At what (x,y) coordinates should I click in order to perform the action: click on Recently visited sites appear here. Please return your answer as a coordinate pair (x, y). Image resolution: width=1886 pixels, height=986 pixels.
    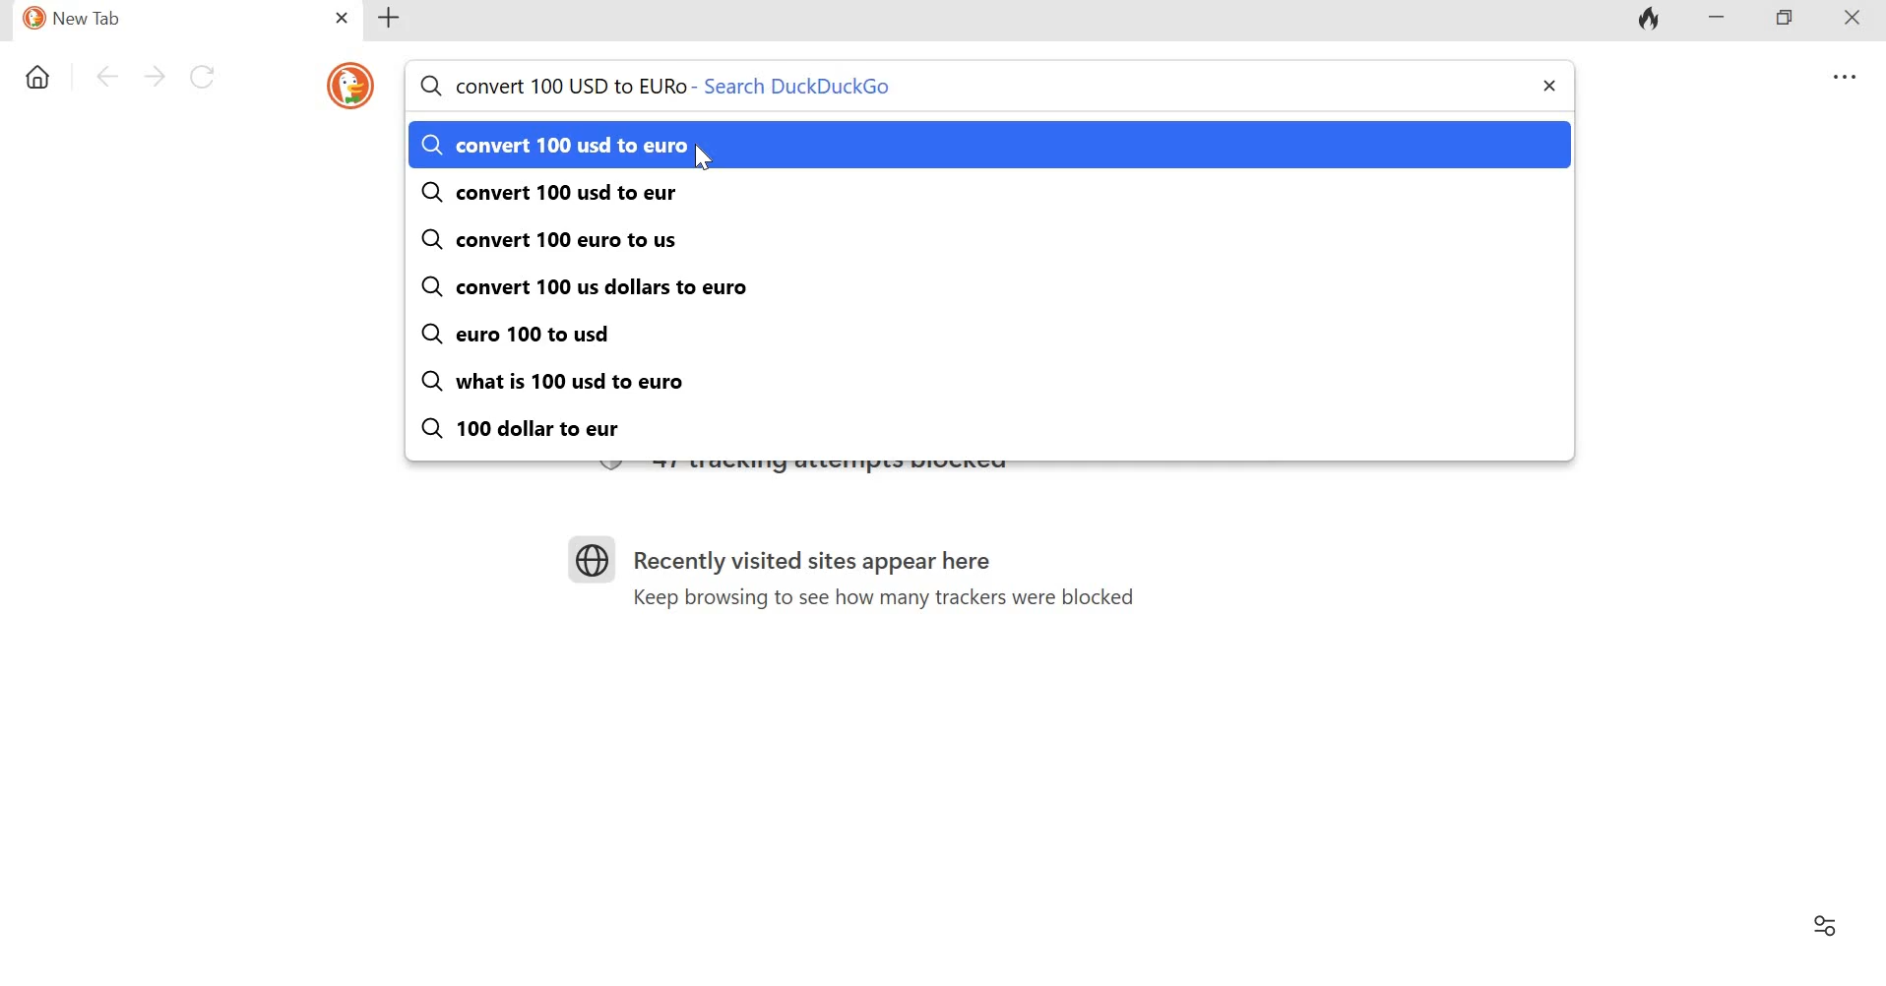
    Looking at the image, I should click on (826, 564).